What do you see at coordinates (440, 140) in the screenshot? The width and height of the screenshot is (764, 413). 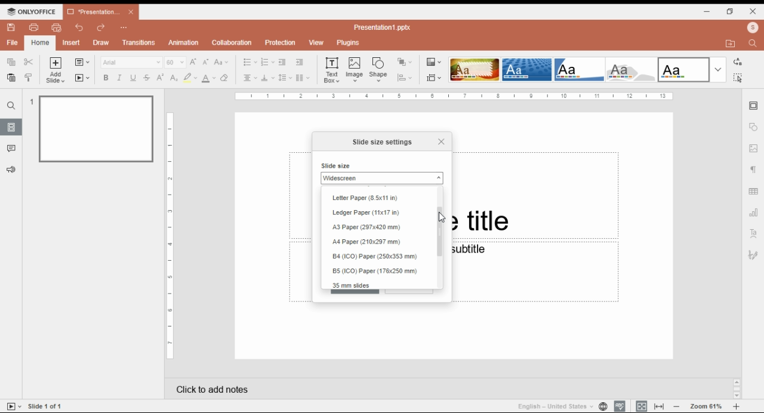 I see `Close` at bounding box center [440, 140].